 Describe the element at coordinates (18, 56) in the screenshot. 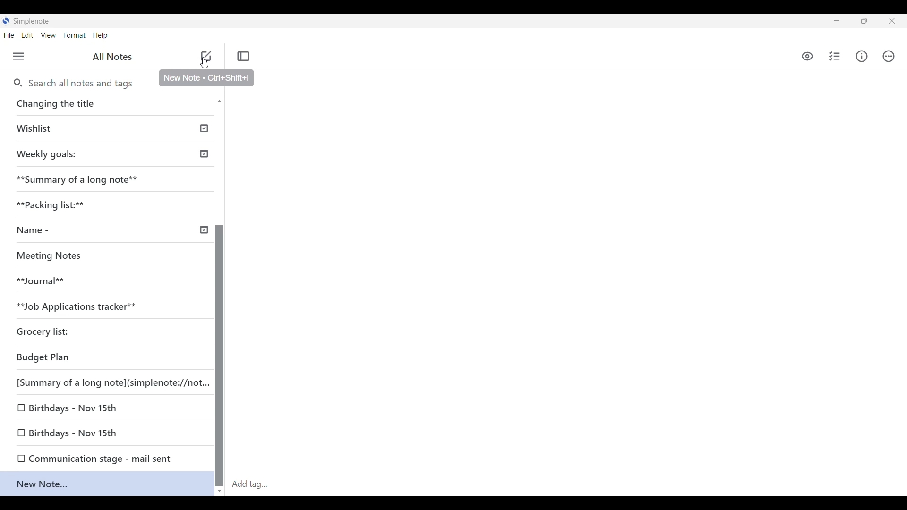

I see `Menu` at that location.